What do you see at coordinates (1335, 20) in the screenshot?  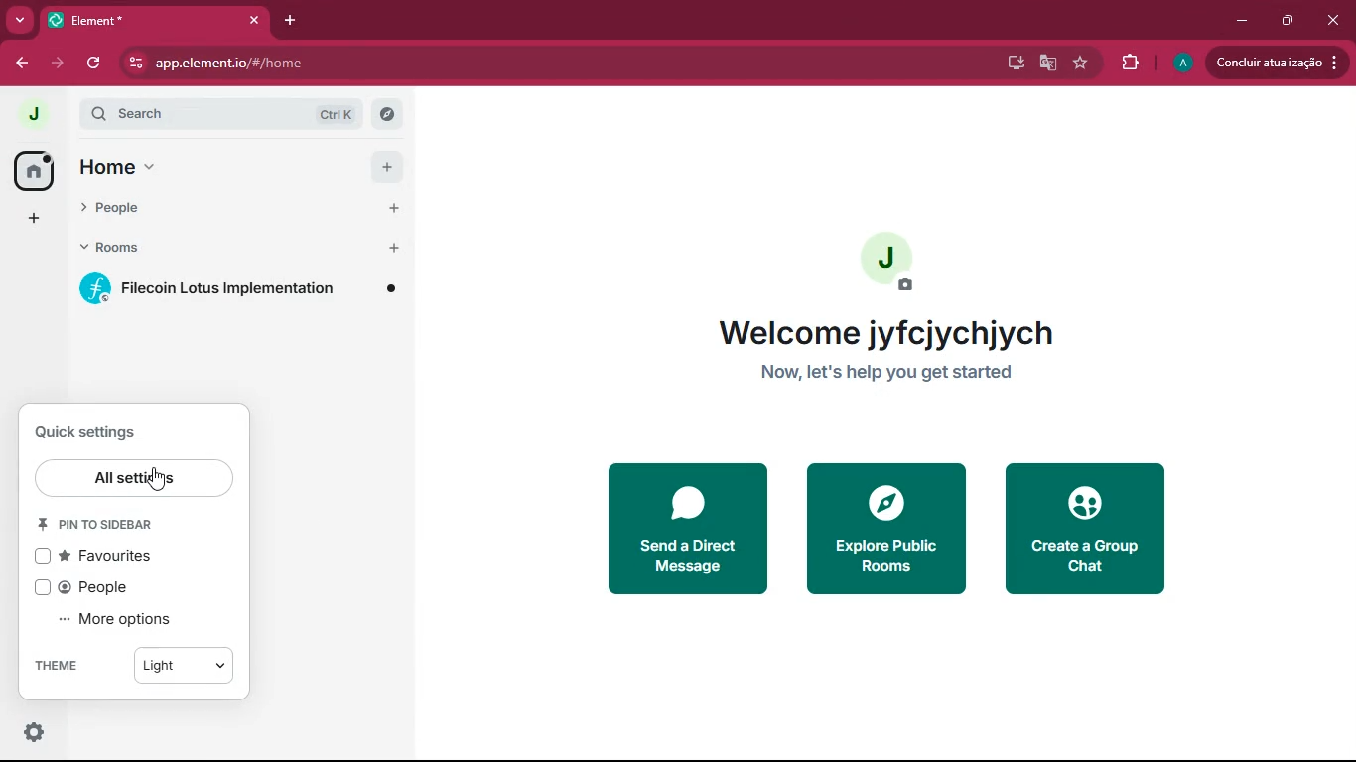 I see `close` at bounding box center [1335, 20].